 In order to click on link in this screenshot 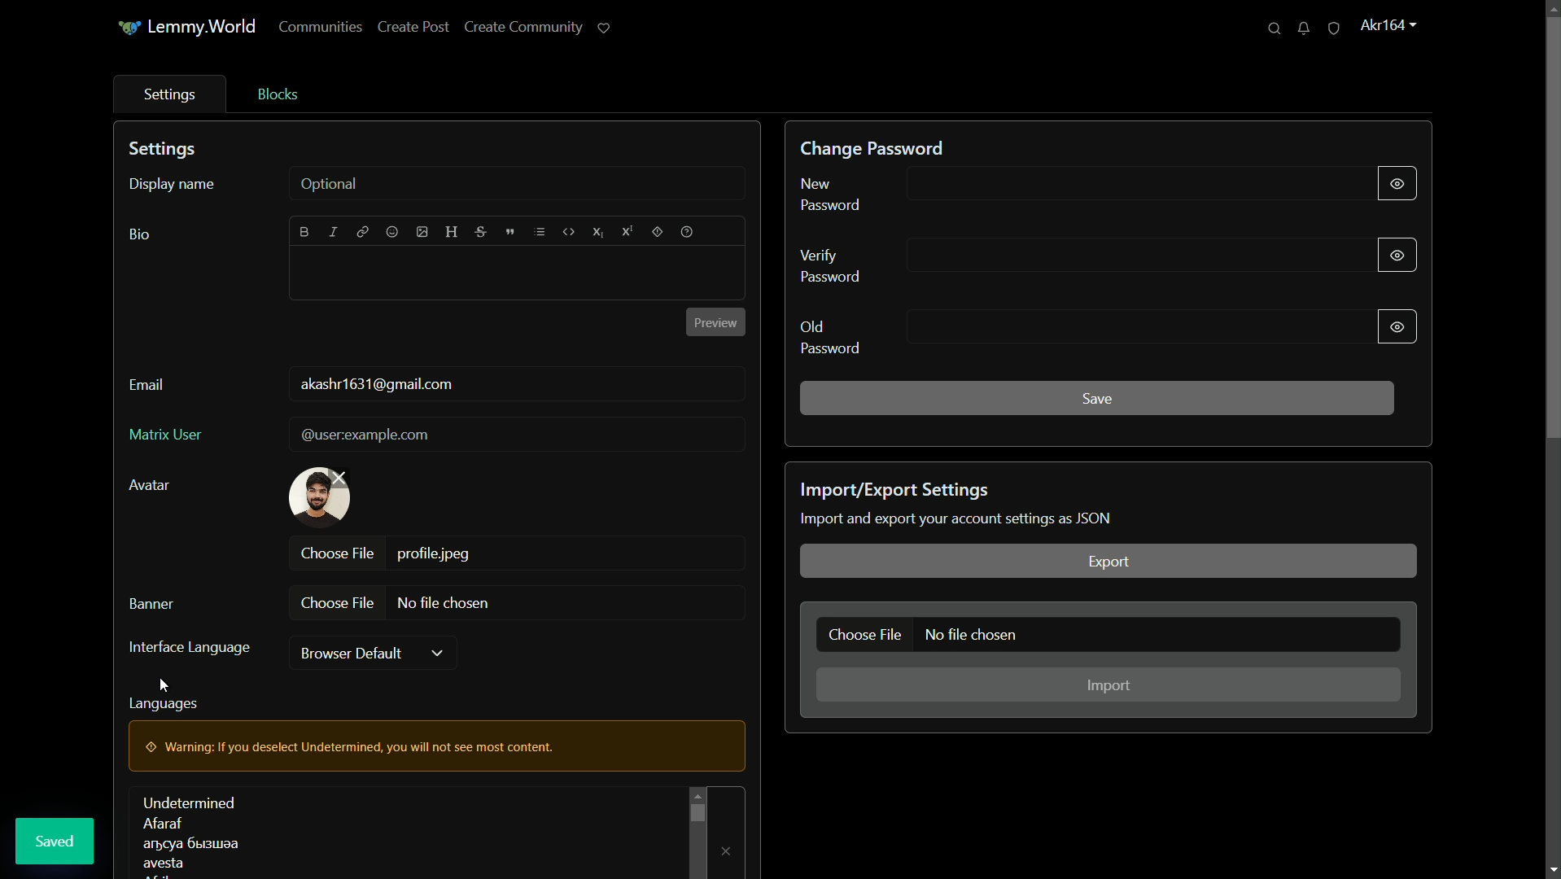, I will do `click(362, 234)`.